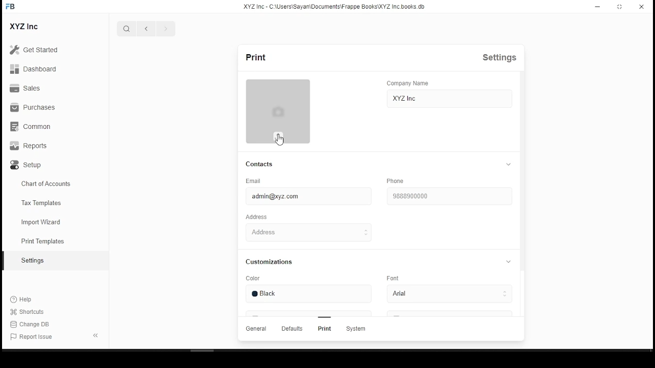 Image resolution: width=655 pixels, height=368 pixels. Describe the element at coordinates (30, 312) in the screenshot. I see `shortcuts` at that location.